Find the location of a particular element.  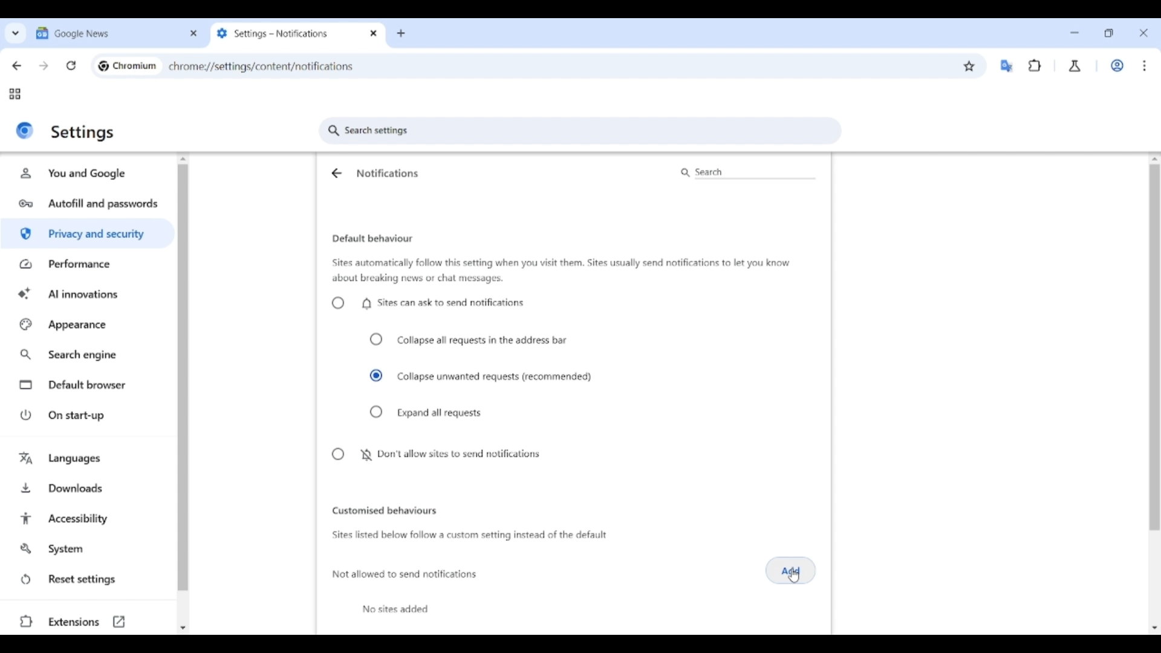

Notifications is located at coordinates (388, 173).